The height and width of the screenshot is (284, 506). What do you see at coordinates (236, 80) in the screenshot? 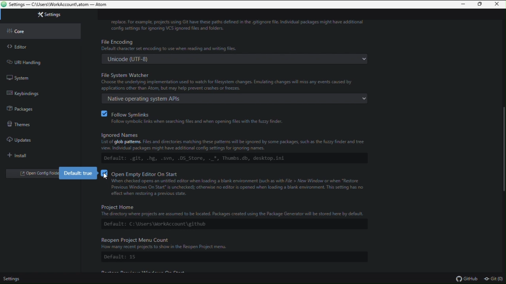
I see `file system watcher` at bounding box center [236, 80].